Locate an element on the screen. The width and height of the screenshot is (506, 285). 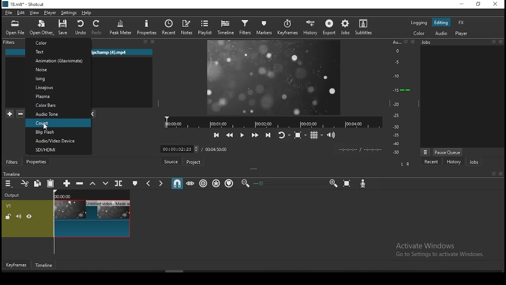
copy is located at coordinates (39, 184).